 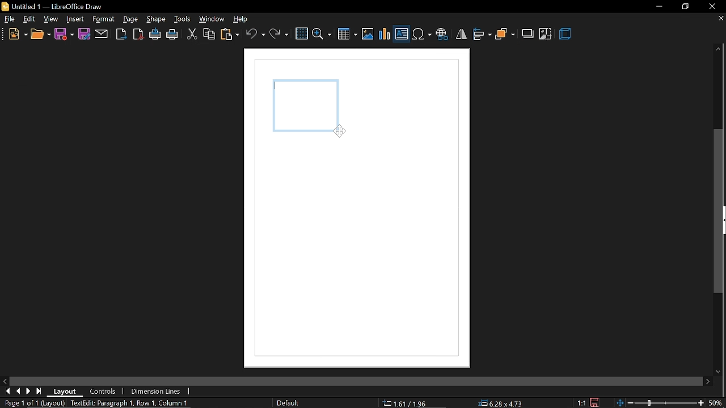 I want to click on current page, so click(x=33, y=403).